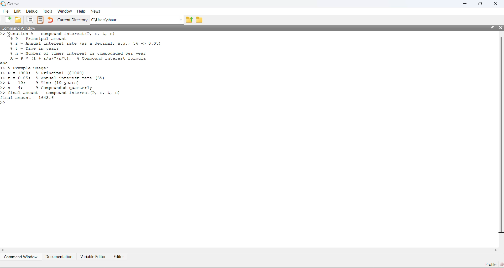 The image size is (504, 268). Describe the element at coordinates (189, 20) in the screenshot. I see `Previous Folder` at that location.